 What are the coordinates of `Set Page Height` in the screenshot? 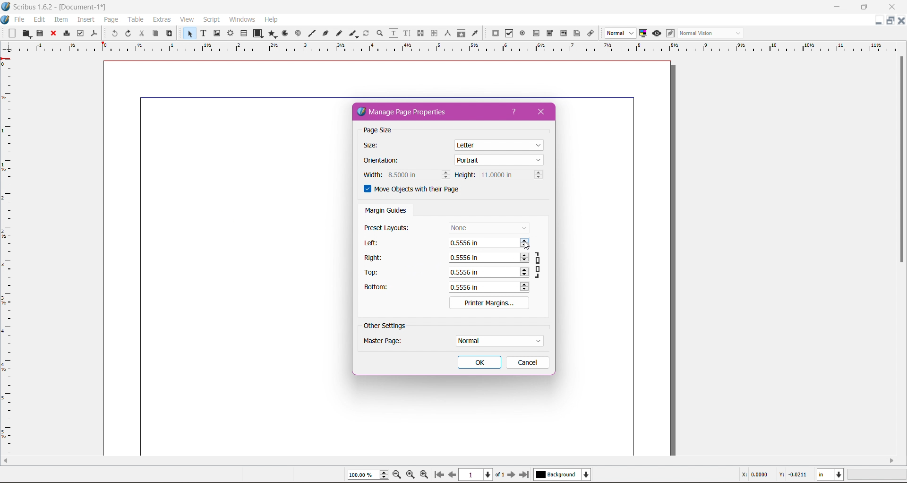 It's located at (511, 175).